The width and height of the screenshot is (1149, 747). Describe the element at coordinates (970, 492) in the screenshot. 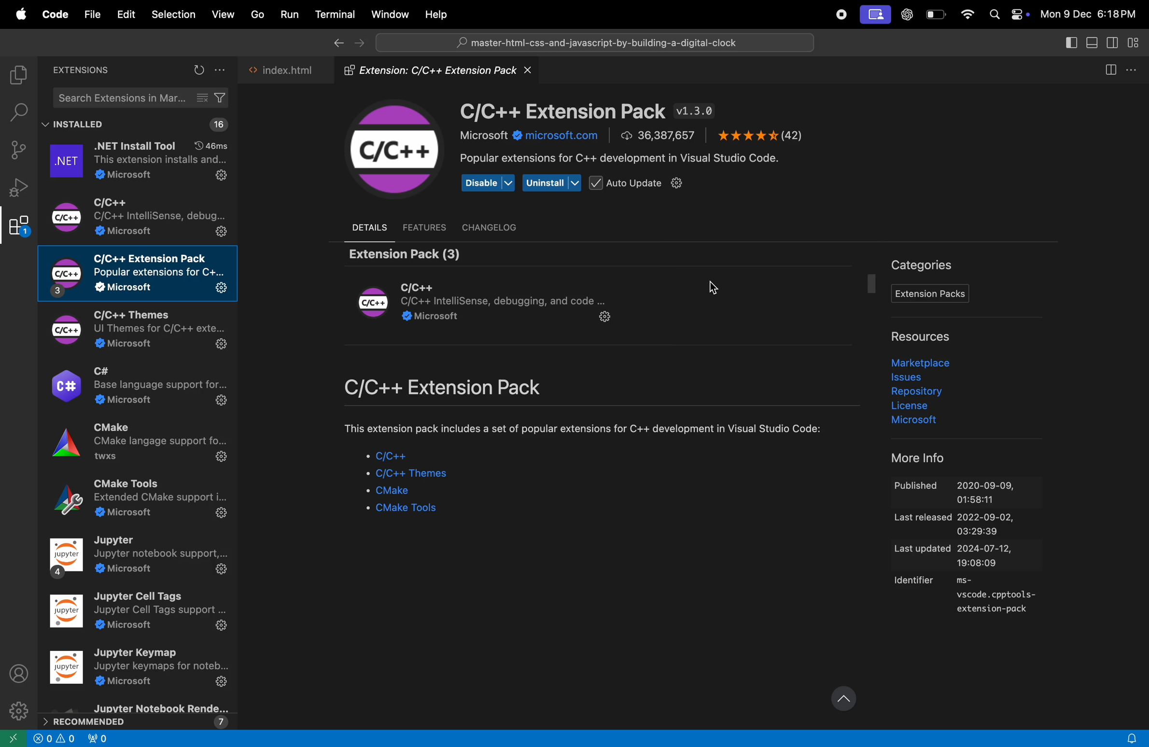

I see `Published` at that location.